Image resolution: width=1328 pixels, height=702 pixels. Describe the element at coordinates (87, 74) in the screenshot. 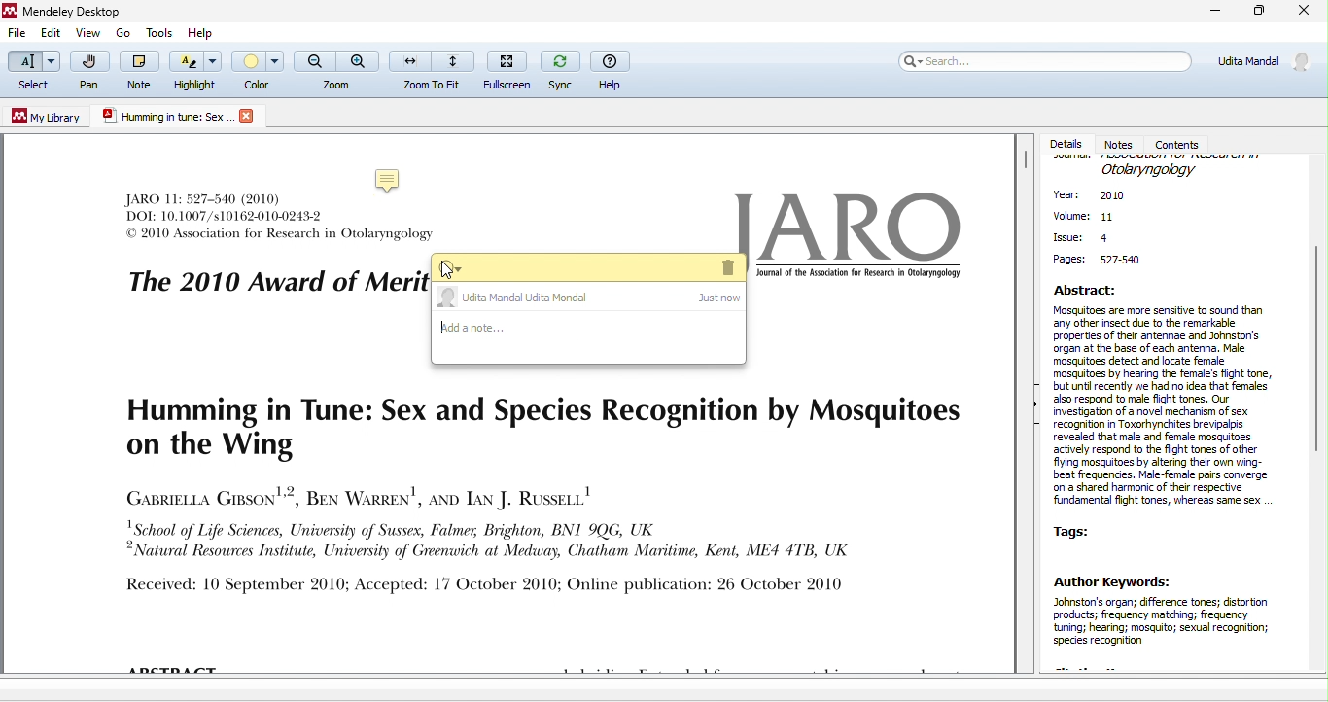

I see `pan` at that location.